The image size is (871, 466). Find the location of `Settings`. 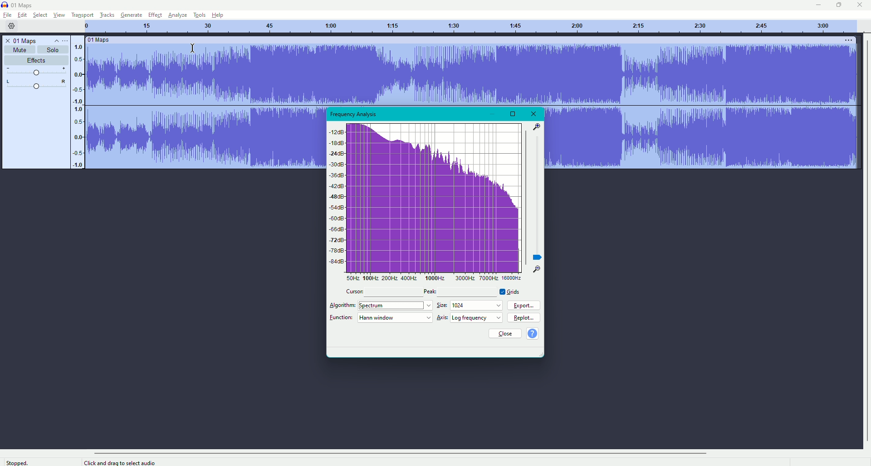

Settings is located at coordinates (11, 26).